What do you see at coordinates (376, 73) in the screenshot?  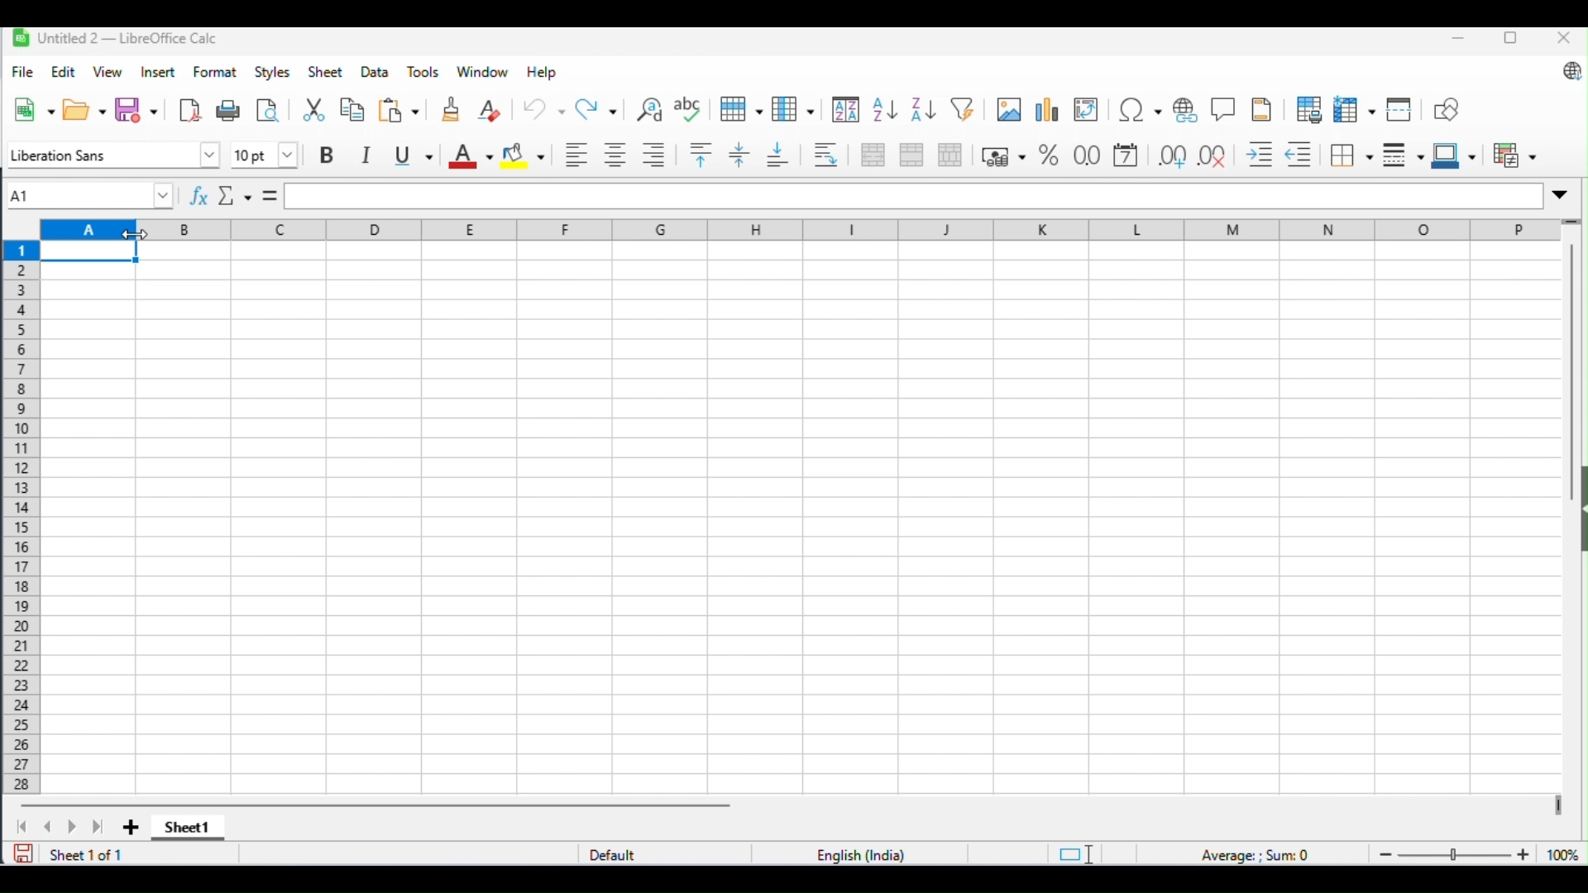 I see `data` at bounding box center [376, 73].